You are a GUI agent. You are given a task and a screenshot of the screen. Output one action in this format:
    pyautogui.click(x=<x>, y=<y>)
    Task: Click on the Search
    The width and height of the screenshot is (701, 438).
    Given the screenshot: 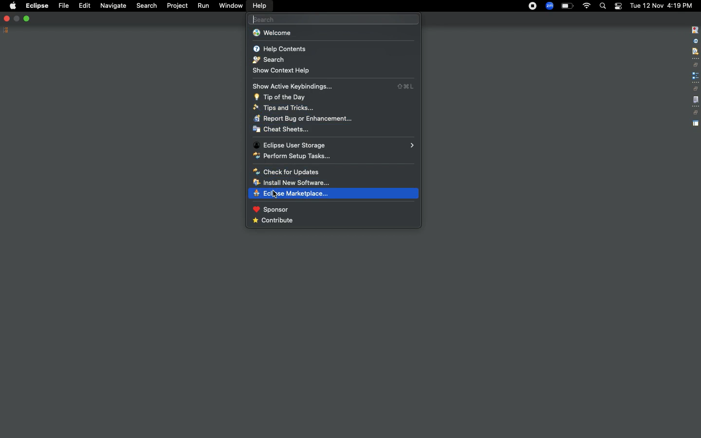 What is the action you would take?
    pyautogui.click(x=146, y=6)
    